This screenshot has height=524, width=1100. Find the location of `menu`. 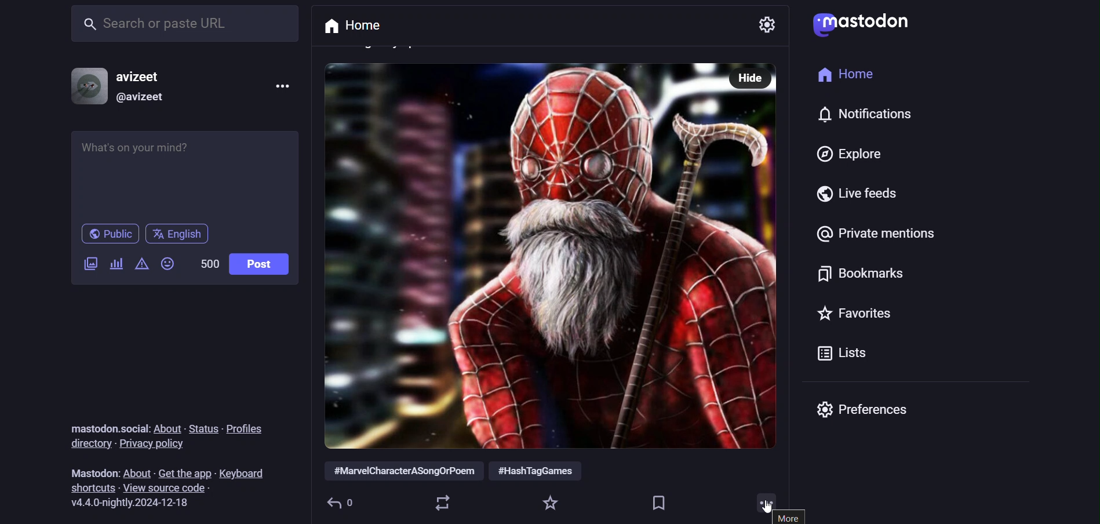

menu is located at coordinates (280, 83).